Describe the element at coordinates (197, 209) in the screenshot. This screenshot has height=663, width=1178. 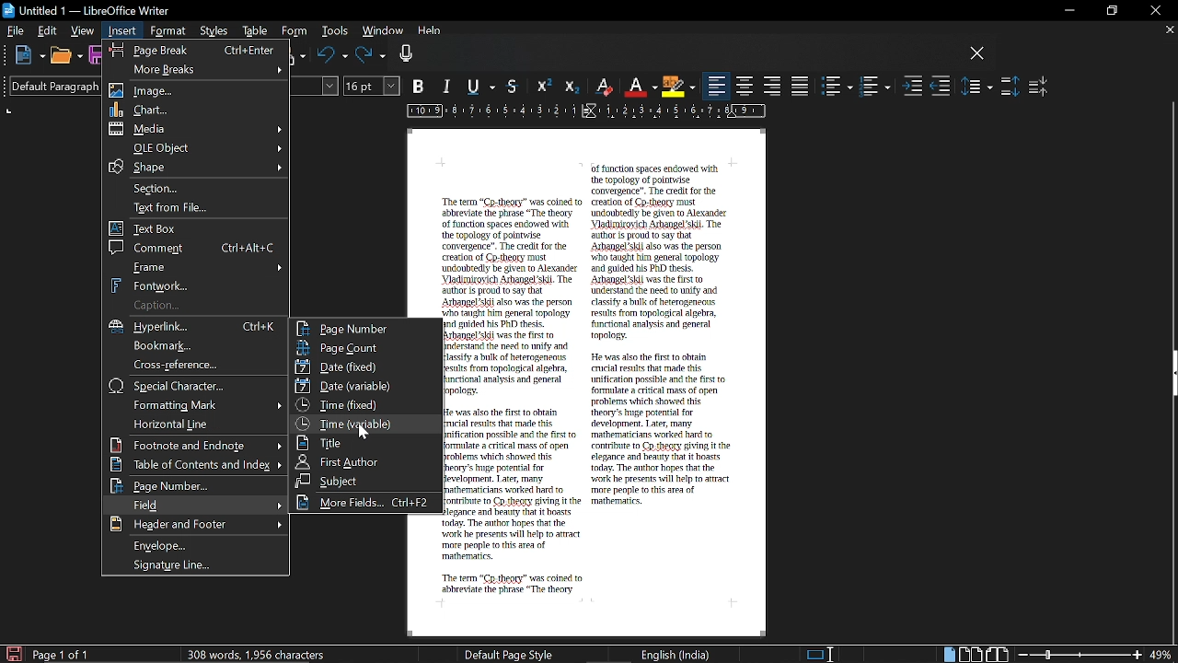
I see `text from file` at that location.